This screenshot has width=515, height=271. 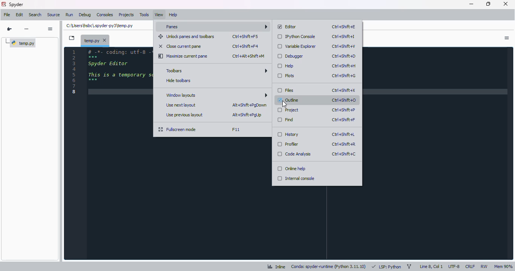 I want to click on maximize current pane, so click(x=183, y=56).